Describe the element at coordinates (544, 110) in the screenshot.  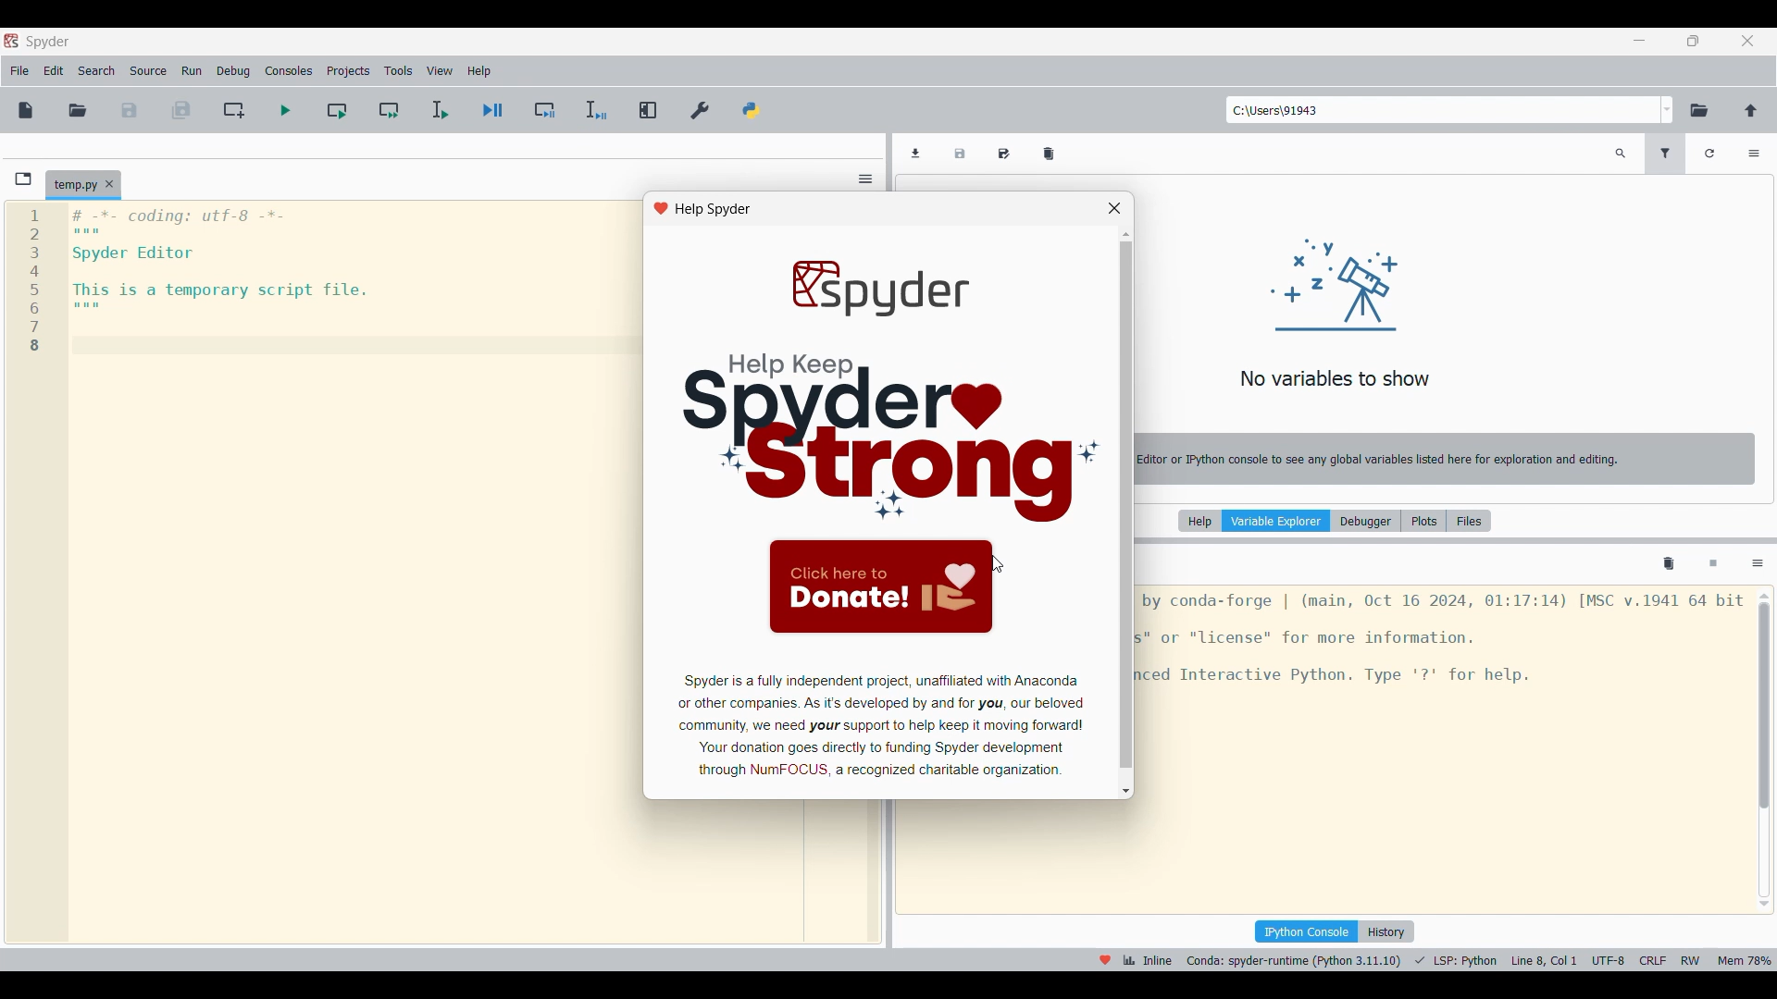
I see `Debug cell` at that location.